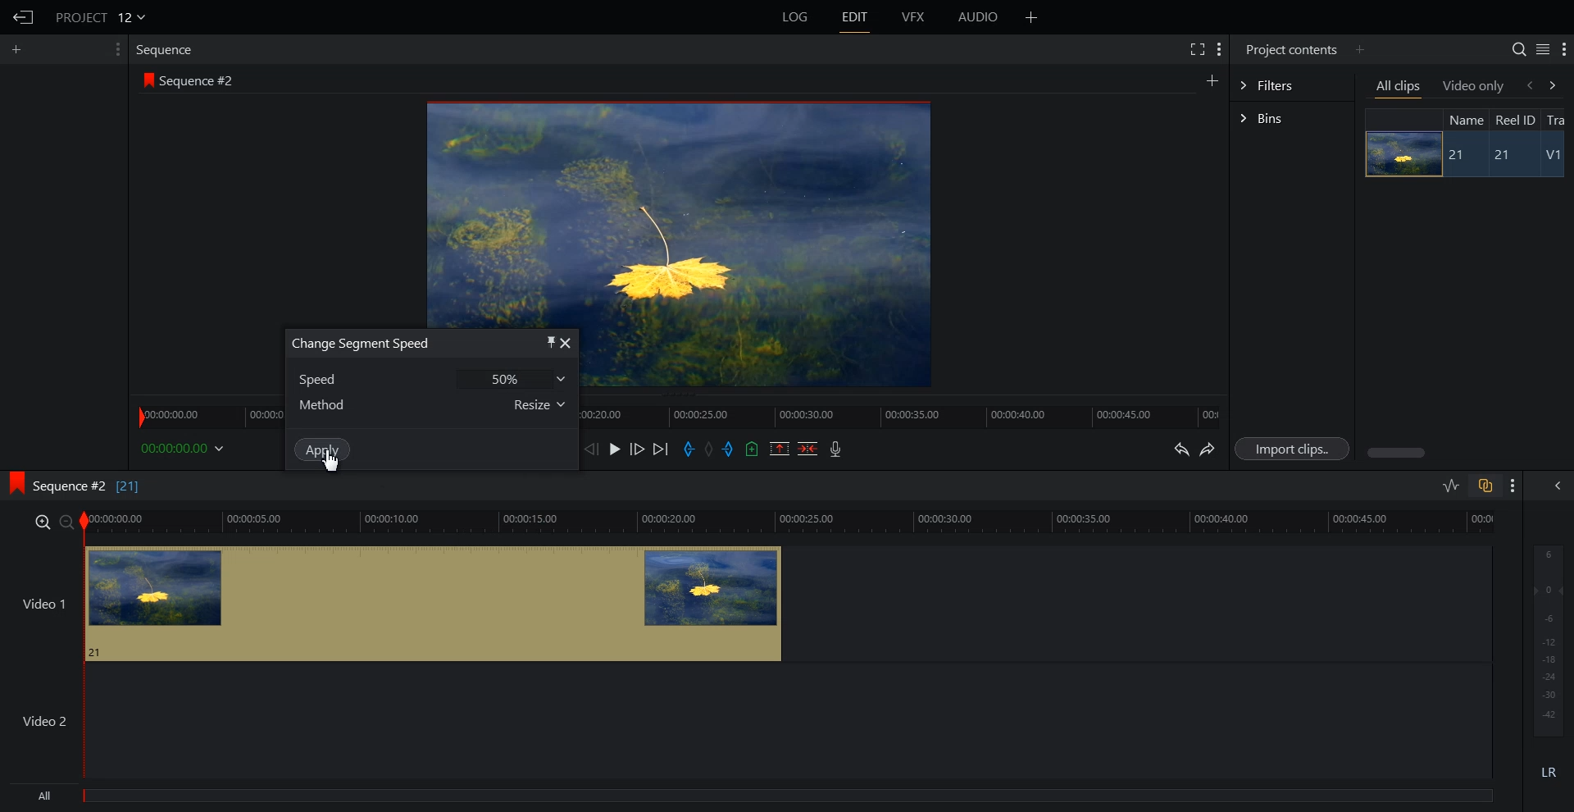 This screenshot has width=1574, height=812. I want to click on All clips, so click(1399, 88).